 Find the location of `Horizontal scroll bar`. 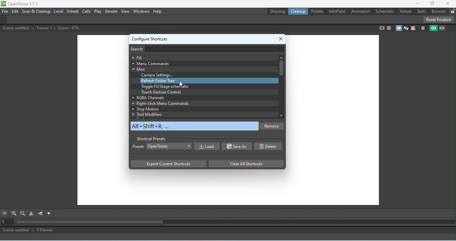

Horizontal scroll bar is located at coordinates (235, 222).